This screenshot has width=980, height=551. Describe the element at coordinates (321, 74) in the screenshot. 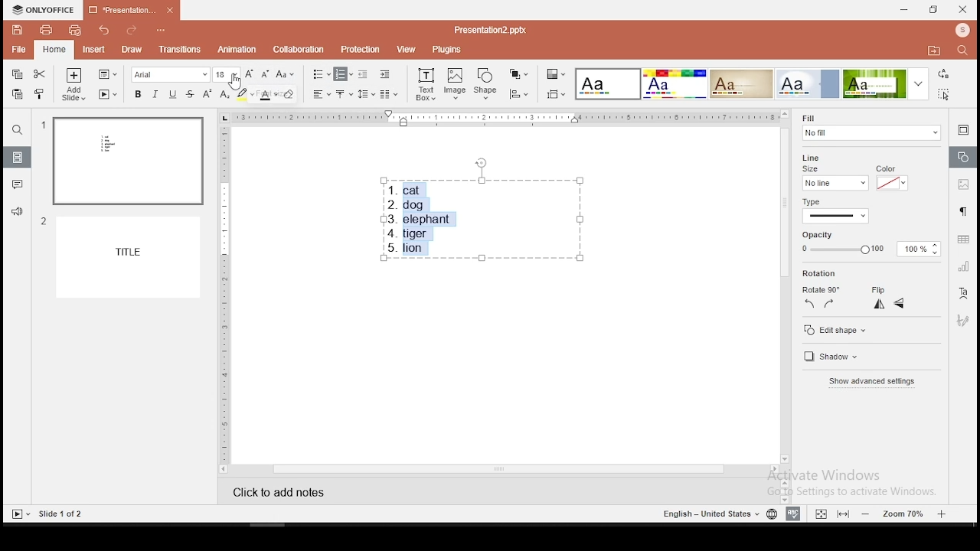

I see `bullets` at that location.